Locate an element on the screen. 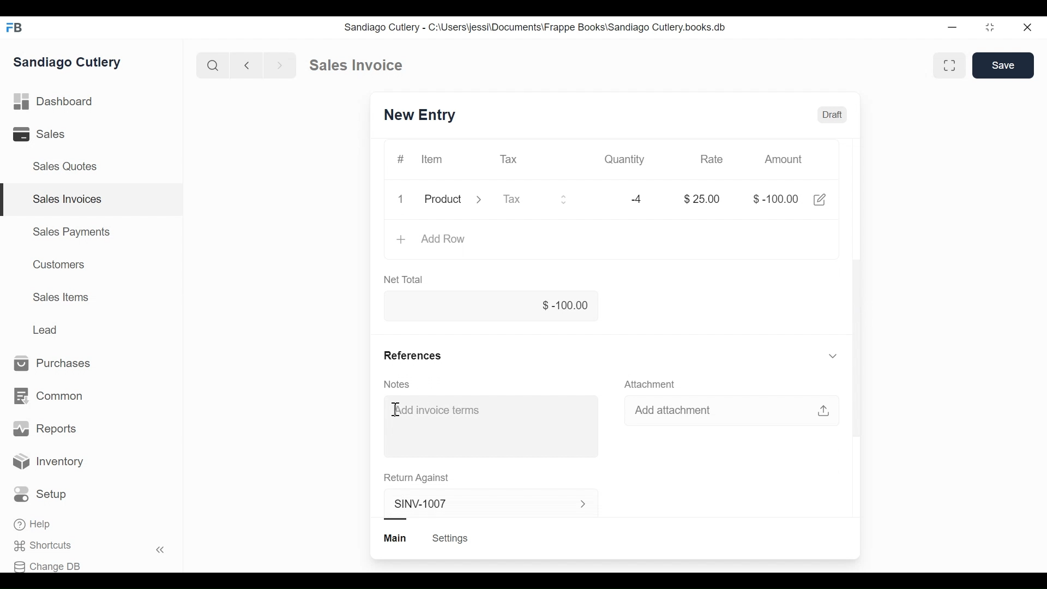 The image size is (1047, 589). Close is located at coordinates (1030, 28).